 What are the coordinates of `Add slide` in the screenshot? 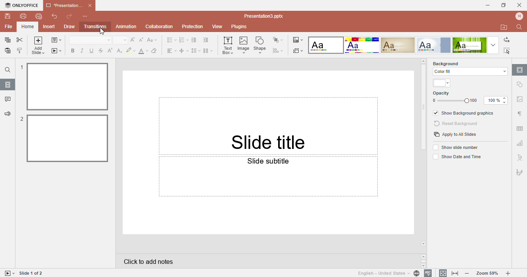 It's located at (39, 46).